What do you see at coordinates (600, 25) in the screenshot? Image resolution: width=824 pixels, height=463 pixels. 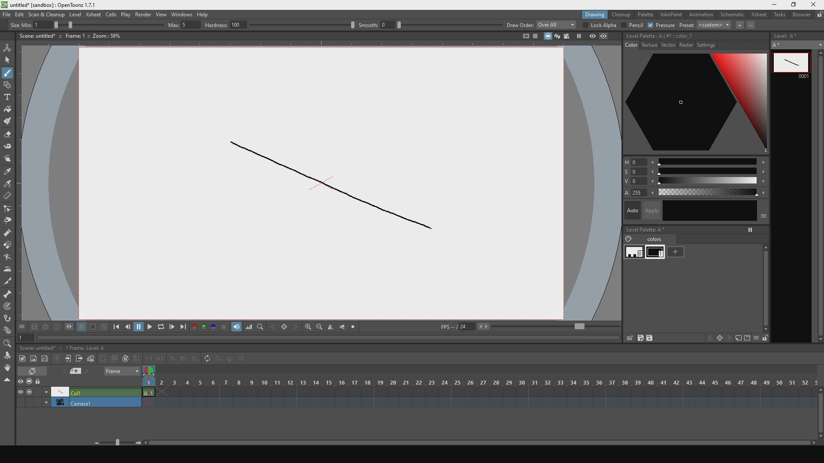 I see `lock alpha` at bounding box center [600, 25].